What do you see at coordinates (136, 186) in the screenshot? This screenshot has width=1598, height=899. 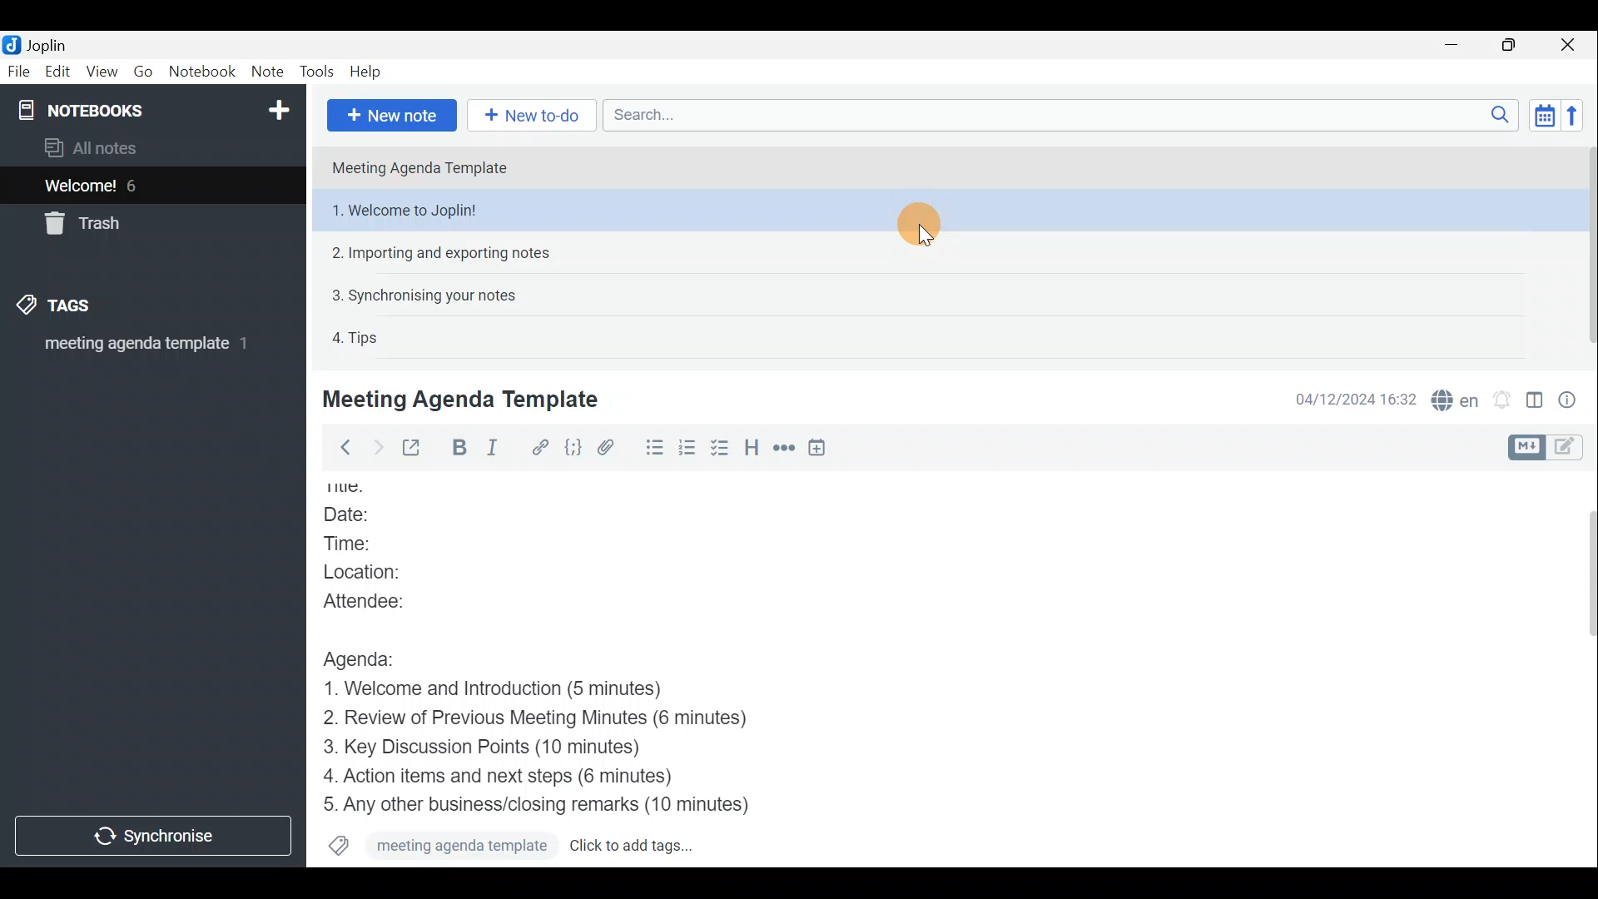 I see `6` at bounding box center [136, 186].